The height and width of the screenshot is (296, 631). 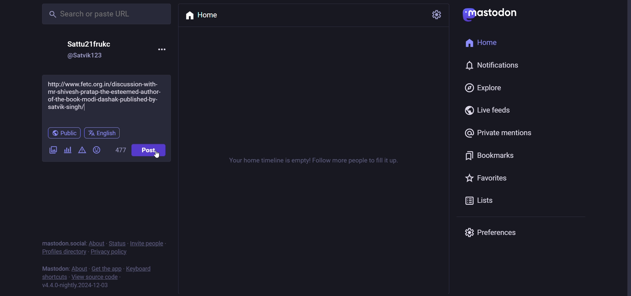 I want to click on live feed, so click(x=489, y=110).